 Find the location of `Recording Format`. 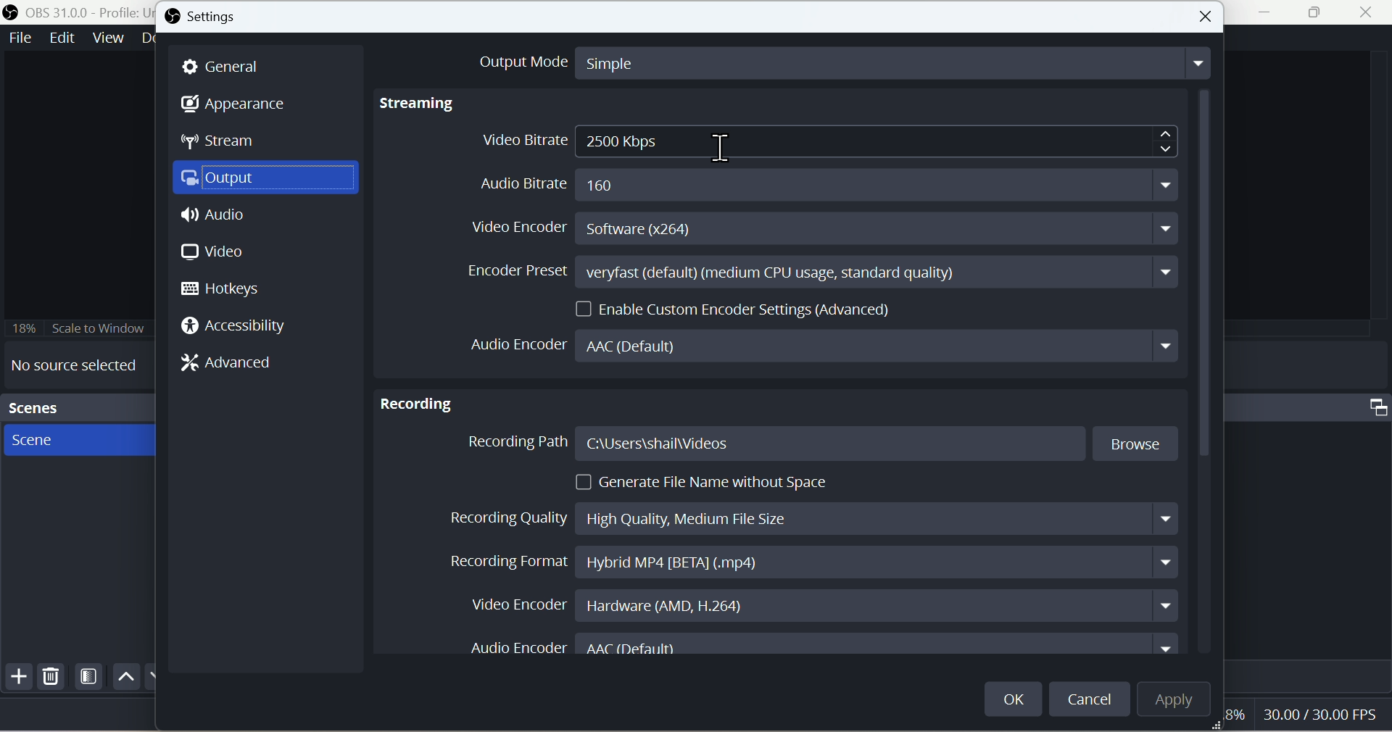

Recording Format is located at coordinates (808, 562).